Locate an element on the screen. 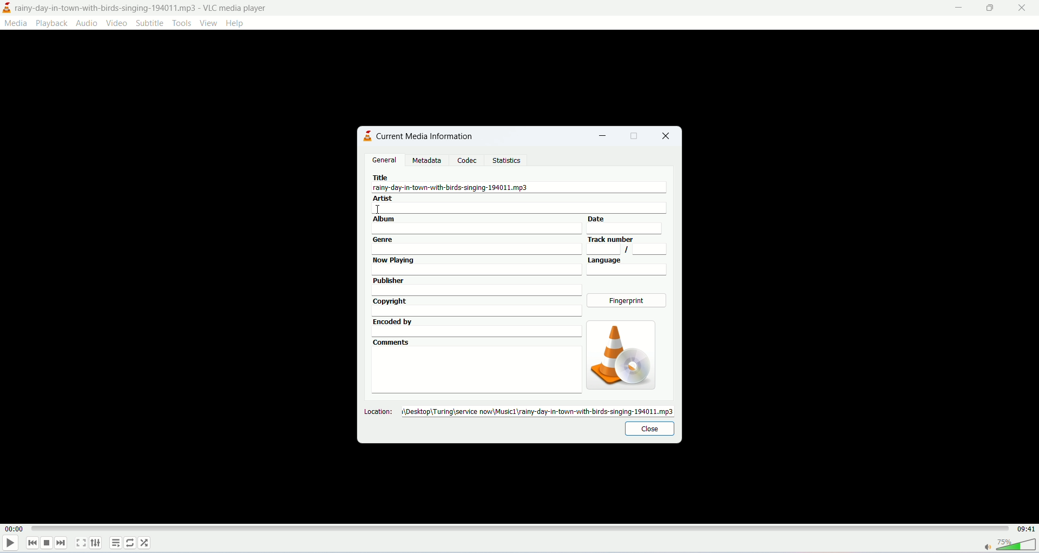 This screenshot has width=1039, height=553. artist is located at coordinates (520, 205).